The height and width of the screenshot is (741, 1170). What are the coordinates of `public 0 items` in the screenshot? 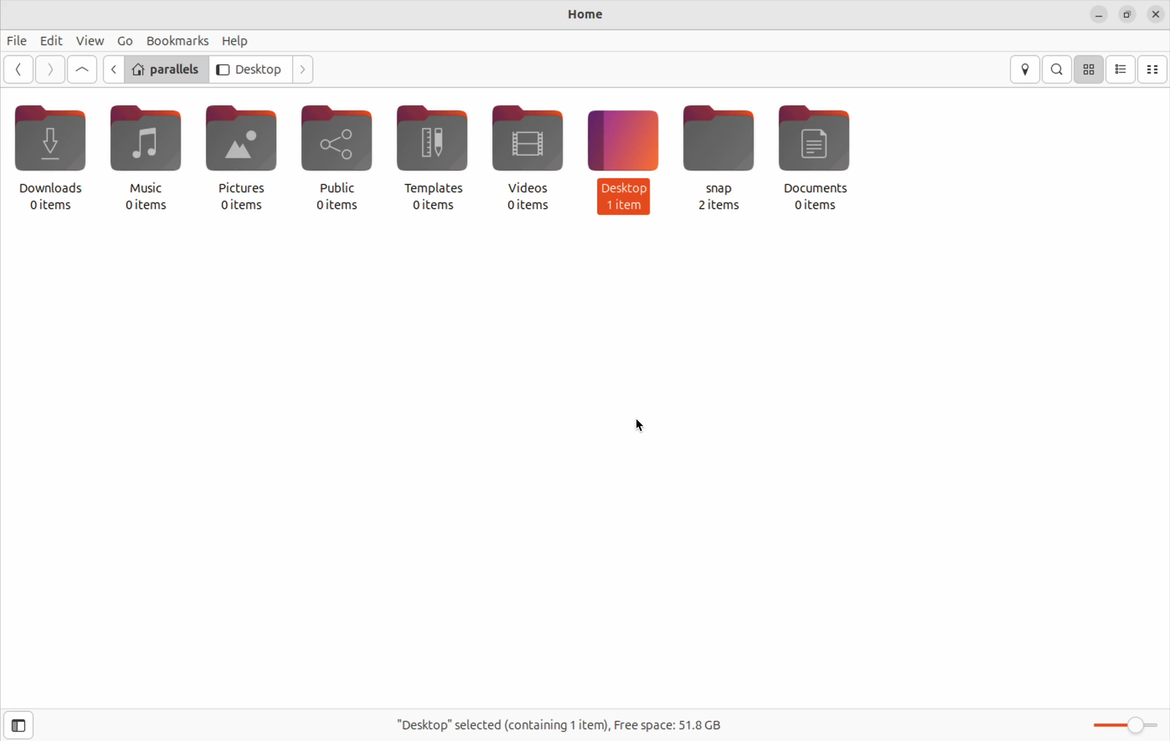 It's located at (338, 158).